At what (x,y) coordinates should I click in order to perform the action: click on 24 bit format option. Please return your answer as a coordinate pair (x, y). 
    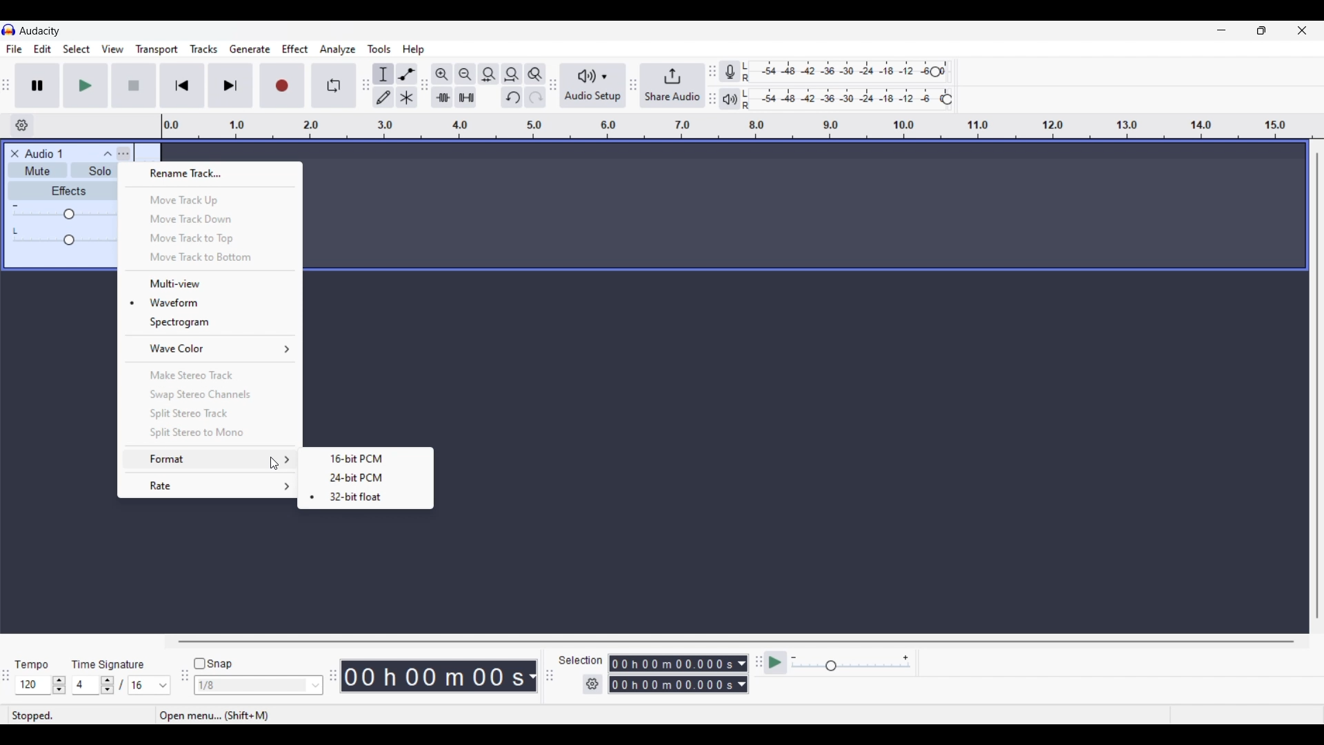
    Looking at the image, I should click on (366, 477).